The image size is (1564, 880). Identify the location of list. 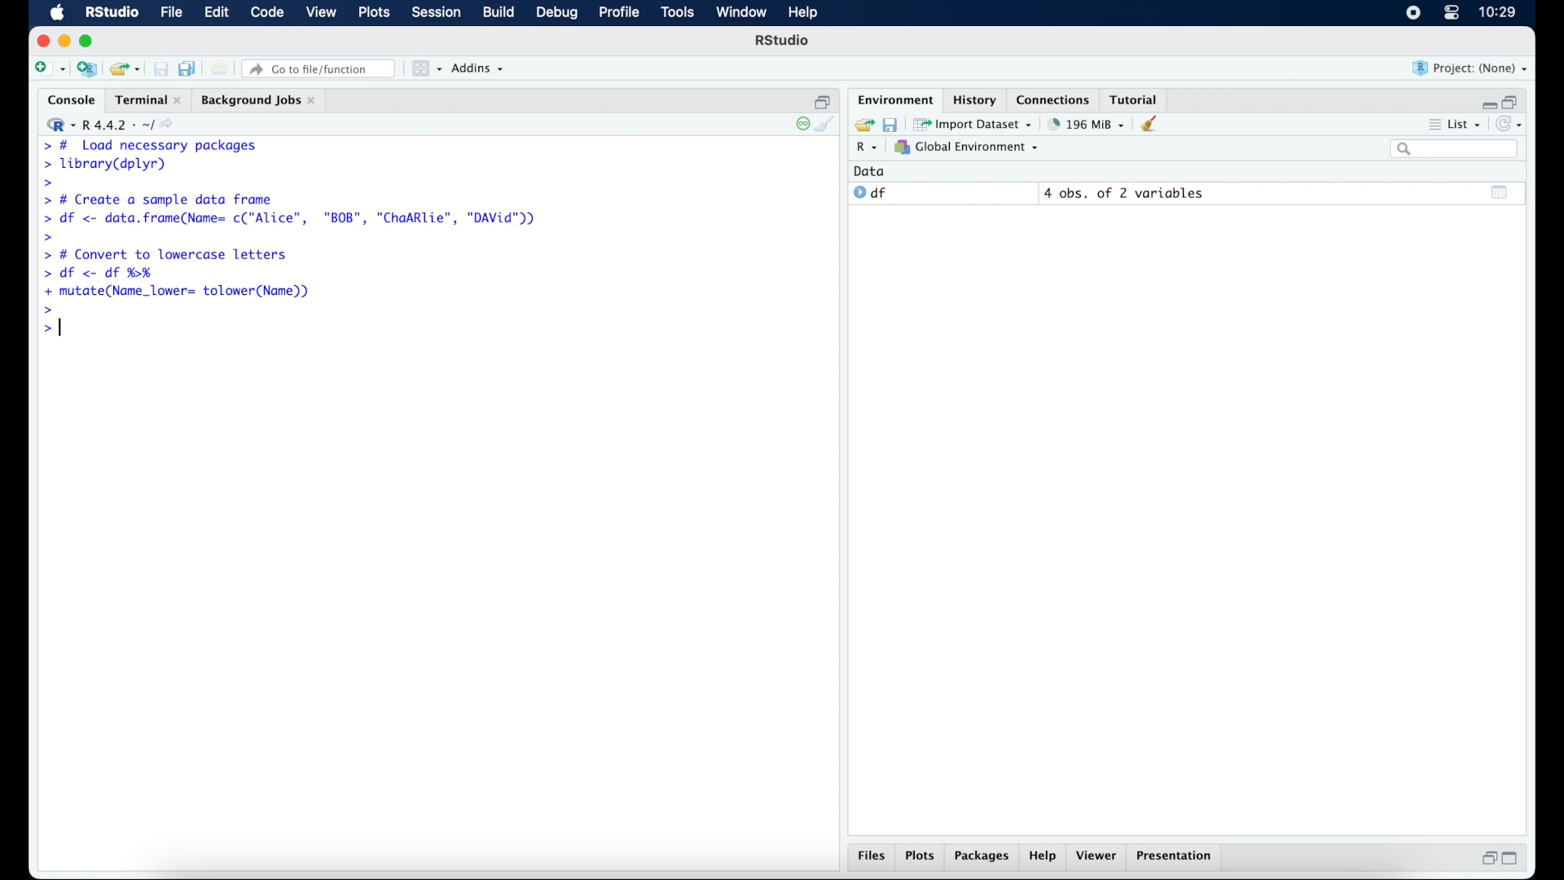
(1453, 126).